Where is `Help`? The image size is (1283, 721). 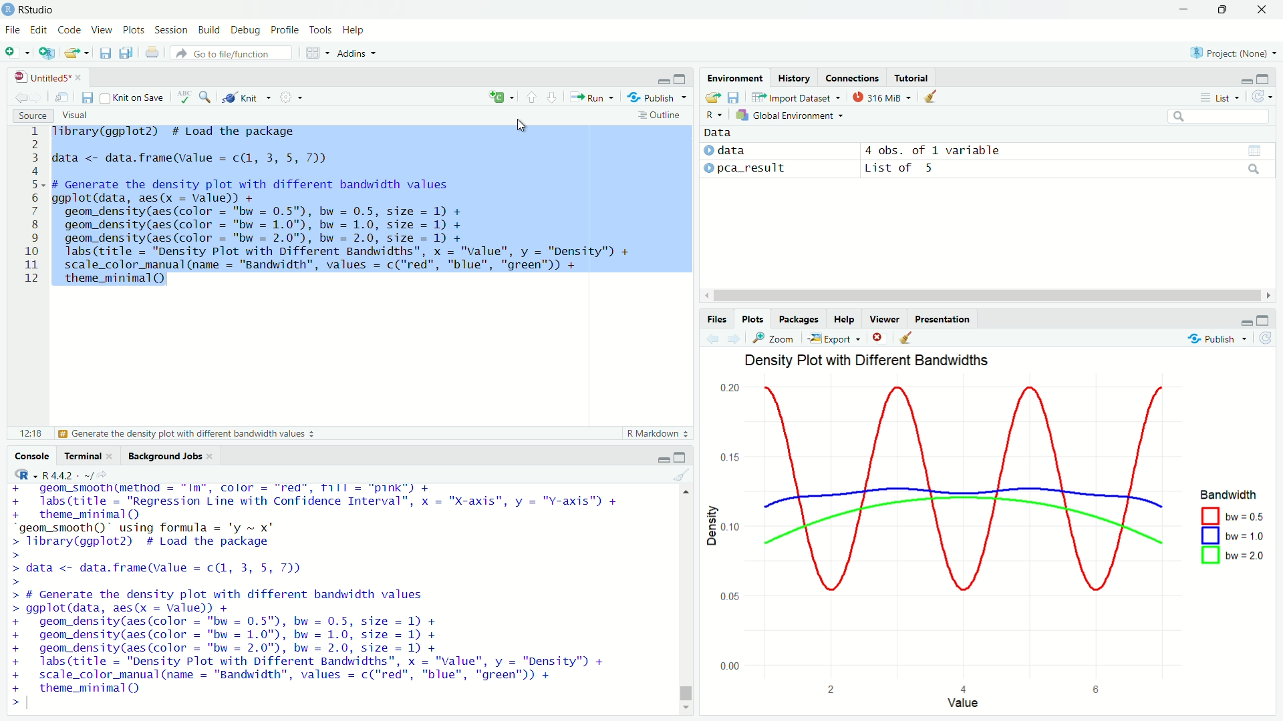
Help is located at coordinates (843, 319).